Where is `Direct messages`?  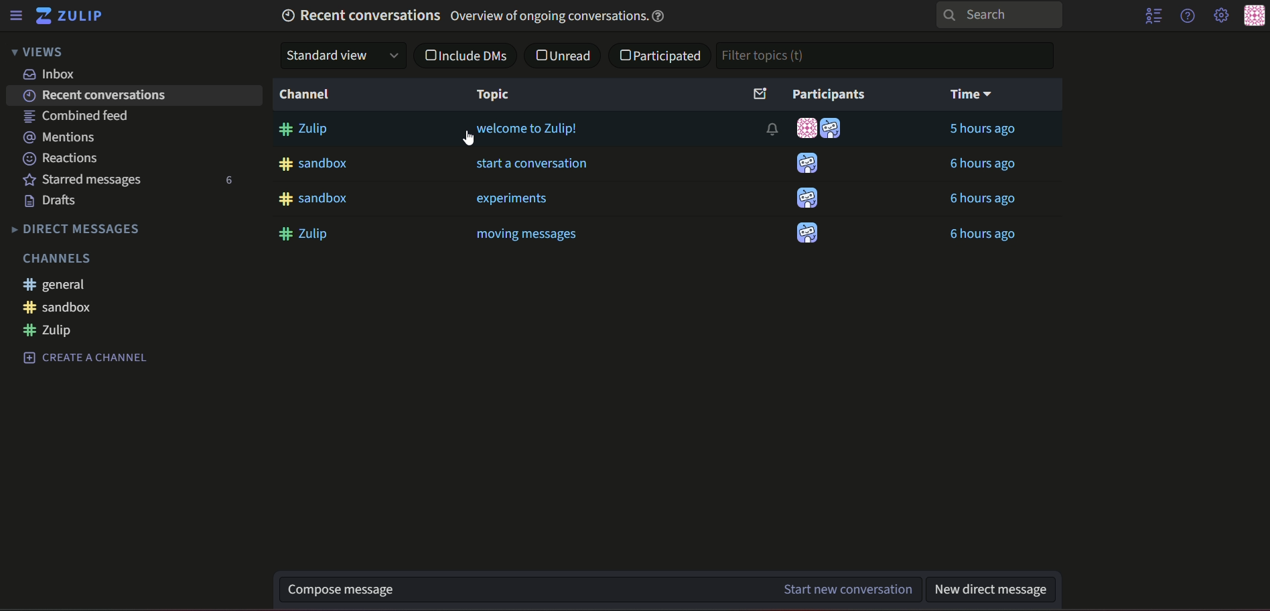
Direct messages is located at coordinates (74, 230).